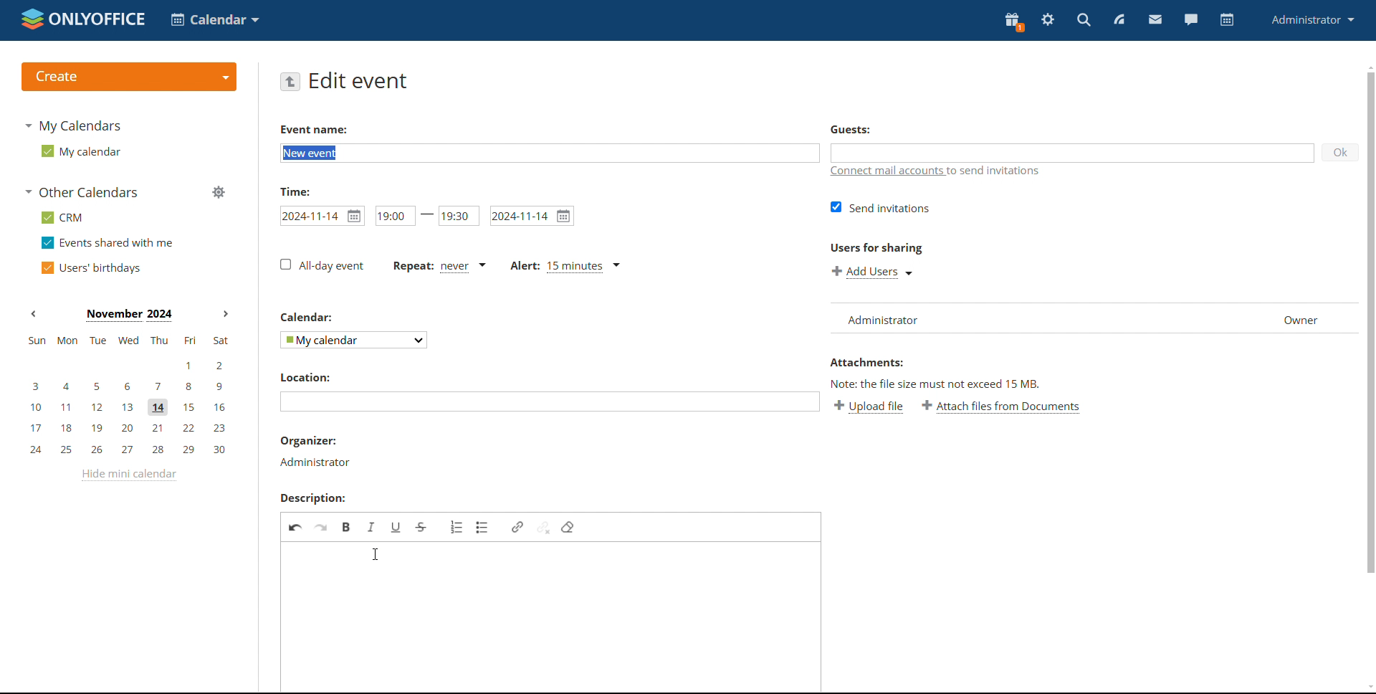  I want to click on administrator, so click(316, 462).